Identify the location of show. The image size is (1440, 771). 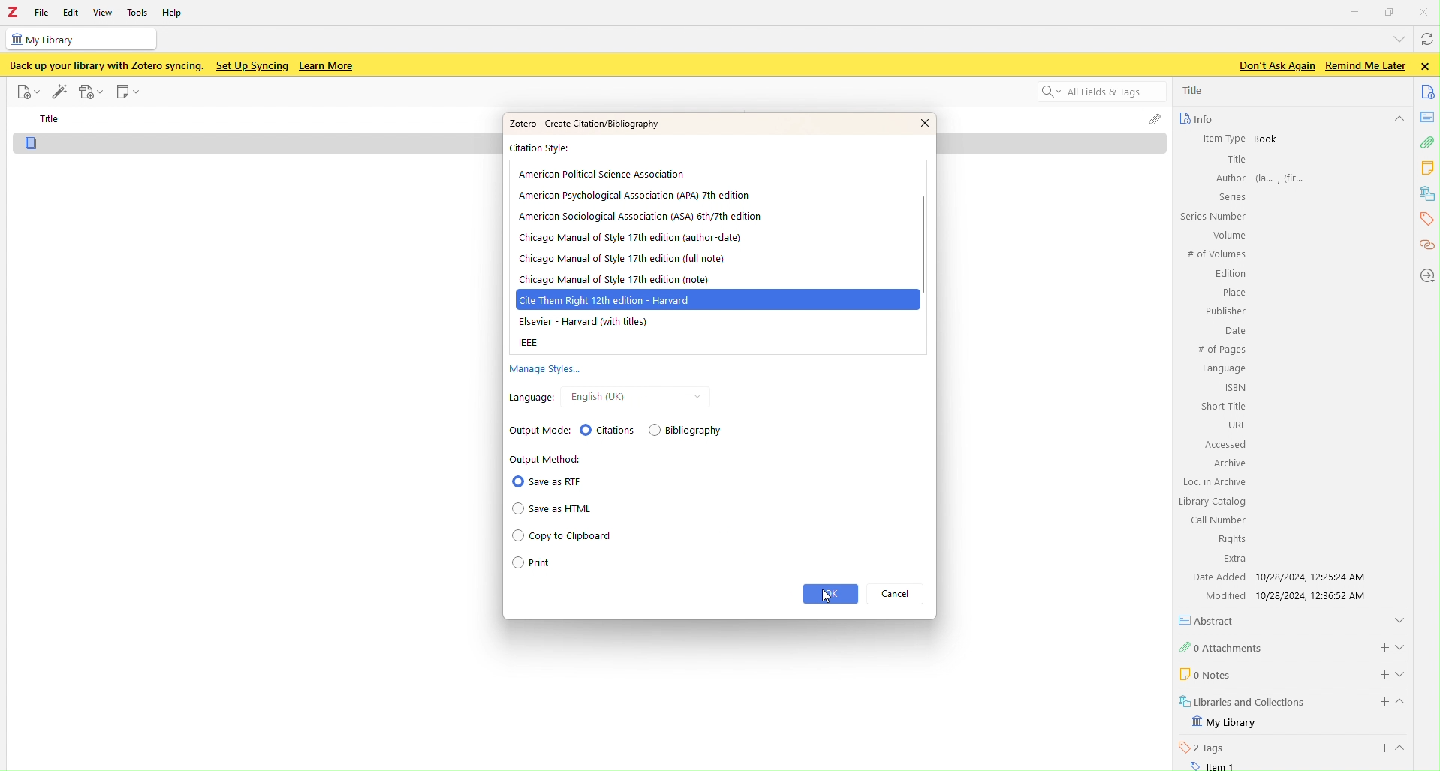
(1405, 748).